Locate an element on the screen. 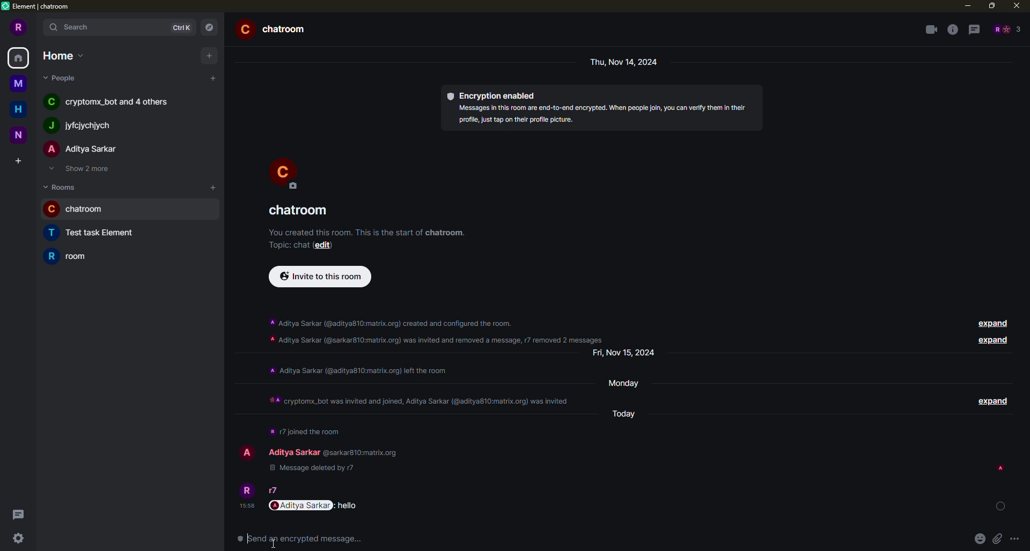 The height and width of the screenshot is (551, 1030). space is located at coordinates (21, 135).